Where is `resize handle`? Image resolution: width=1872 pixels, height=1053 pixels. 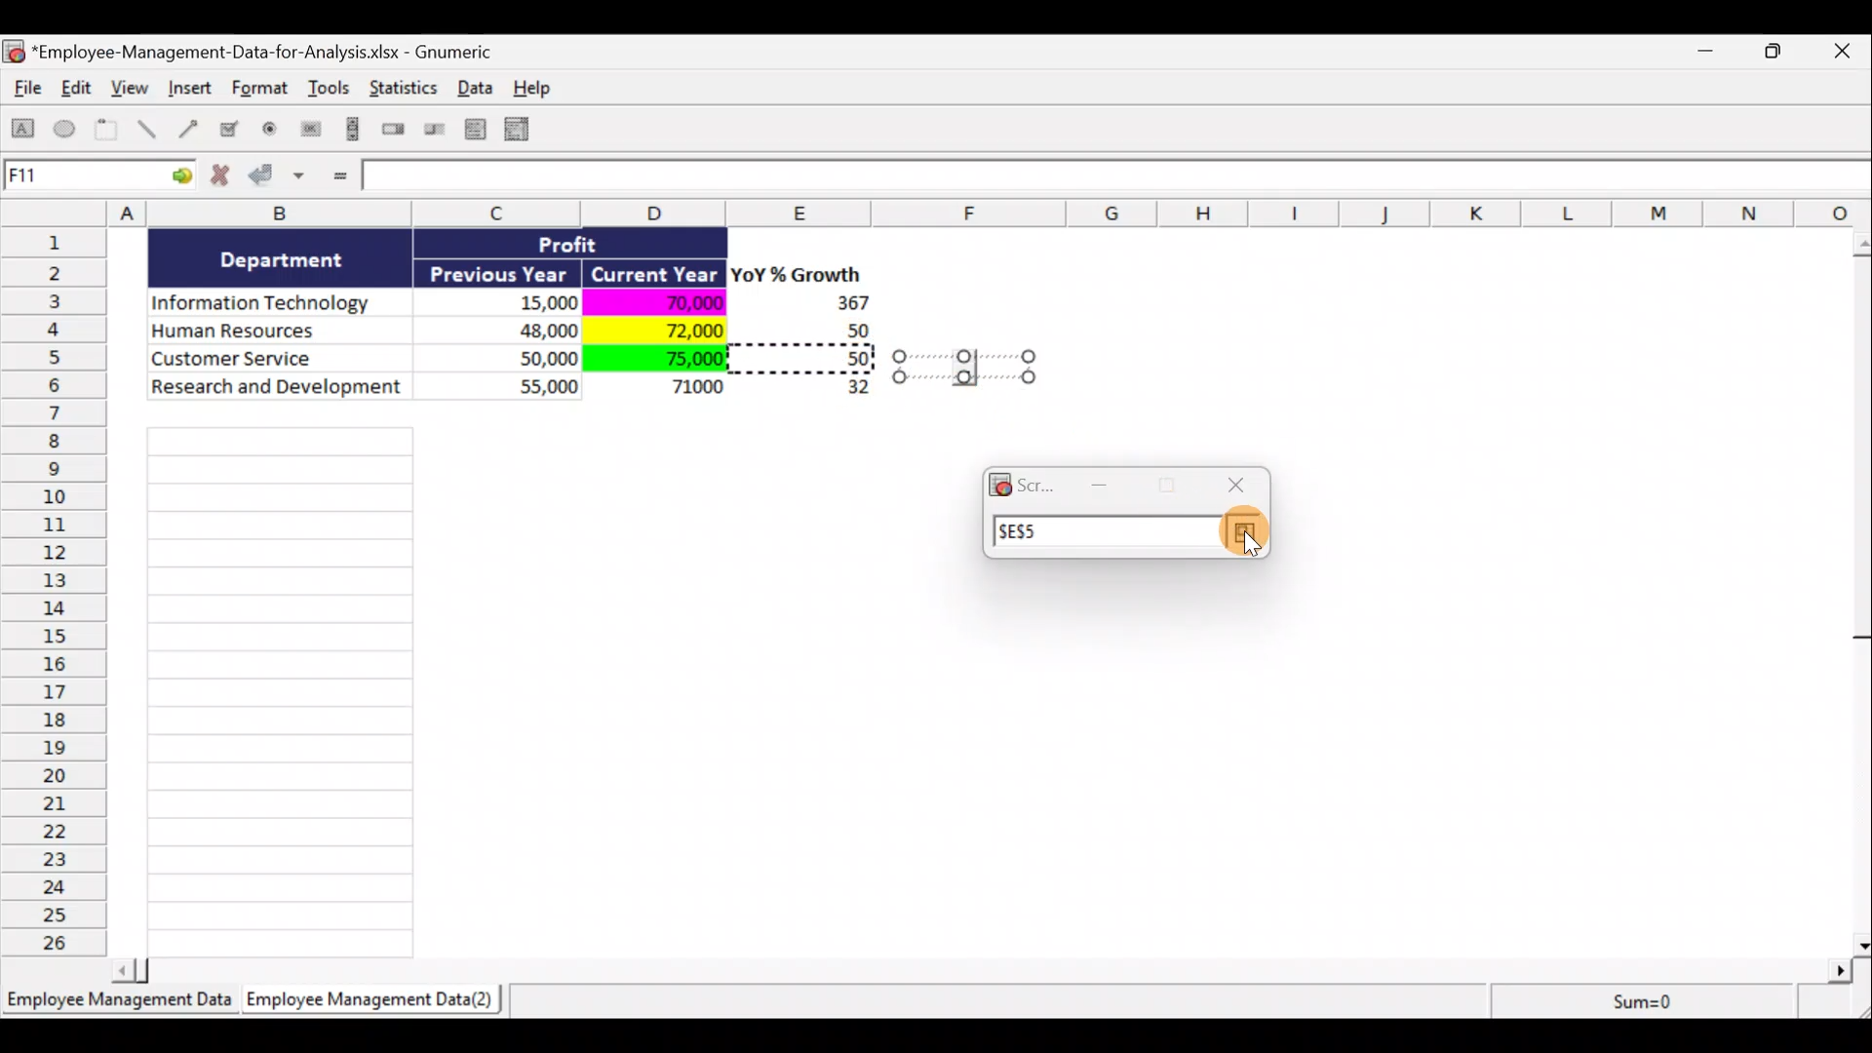 resize handle is located at coordinates (964, 366).